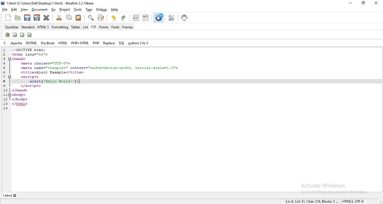  I want to click on save, so click(28, 18).